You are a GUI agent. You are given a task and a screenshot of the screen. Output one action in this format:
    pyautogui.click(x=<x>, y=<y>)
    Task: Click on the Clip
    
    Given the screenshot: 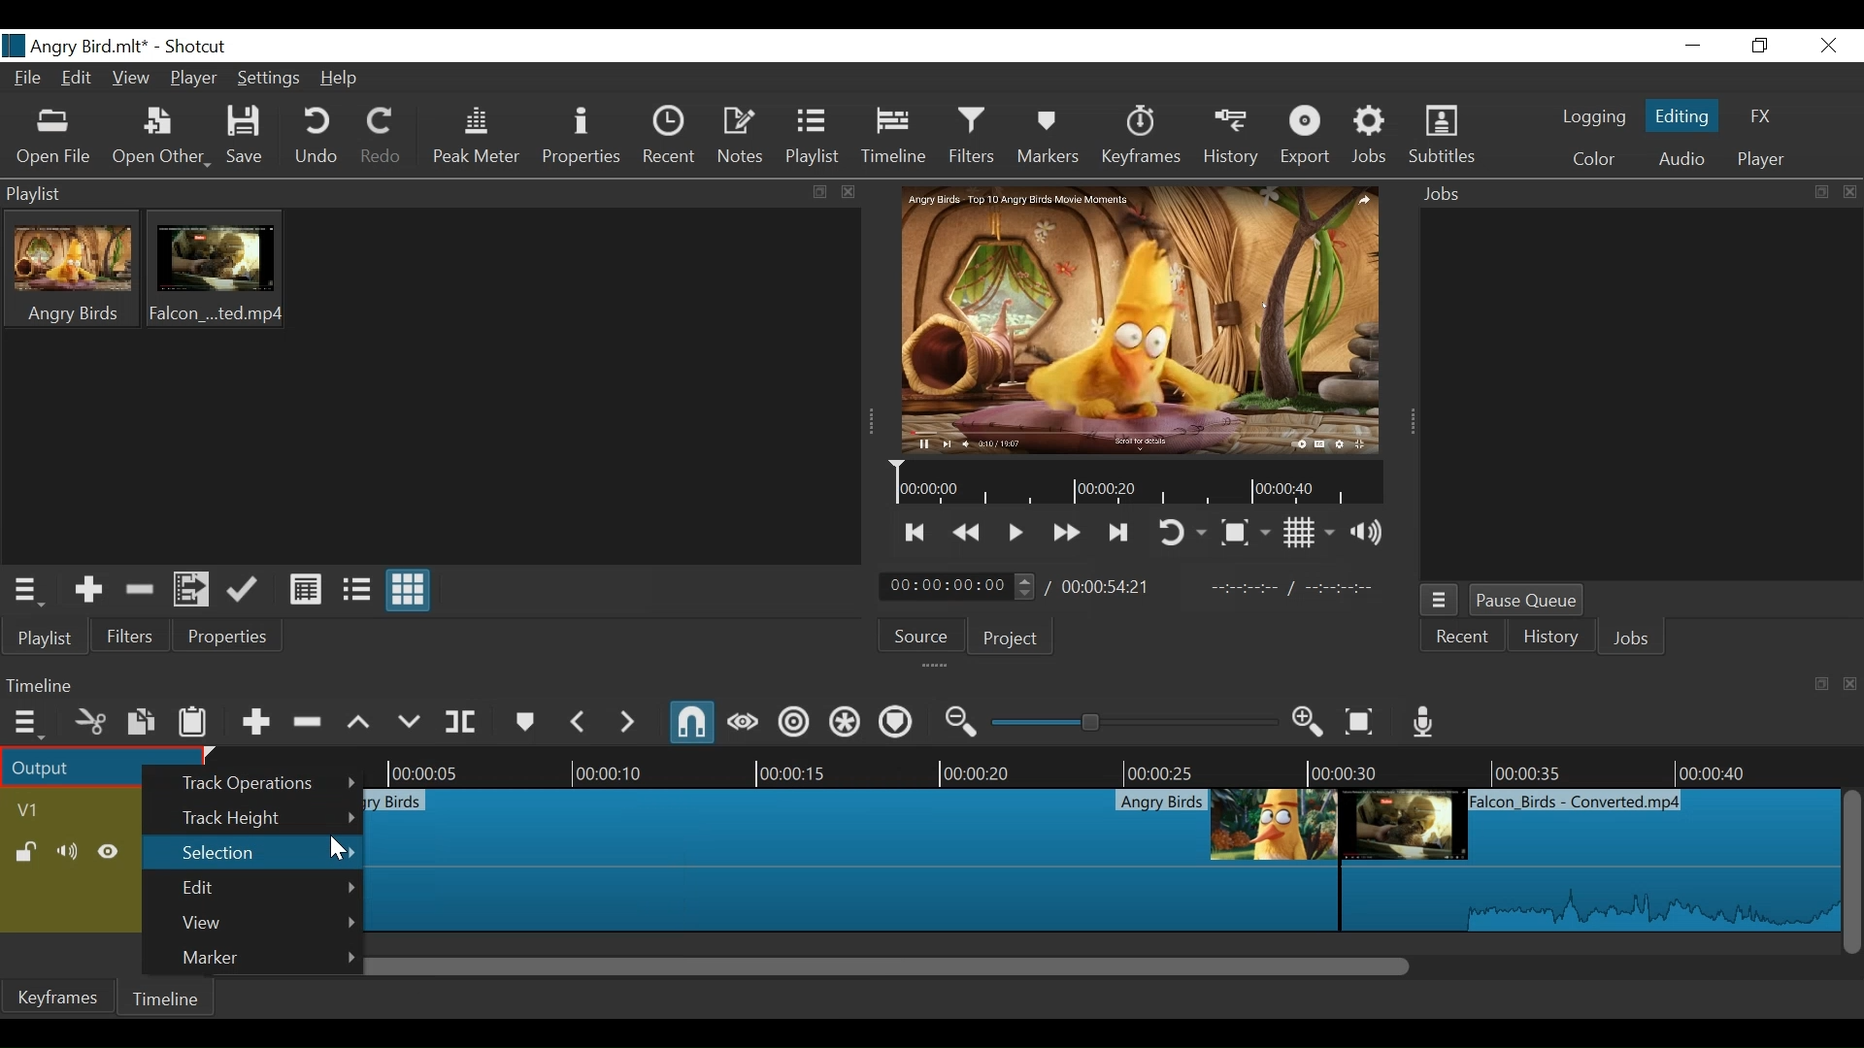 What is the action you would take?
    pyautogui.click(x=216, y=268)
    